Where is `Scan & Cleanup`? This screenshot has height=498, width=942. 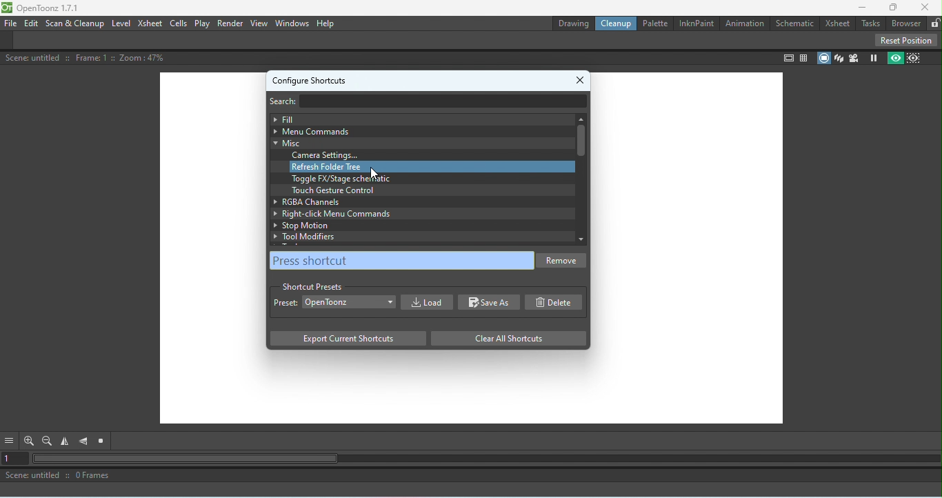 Scan & Cleanup is located at coordinates (75, 23).